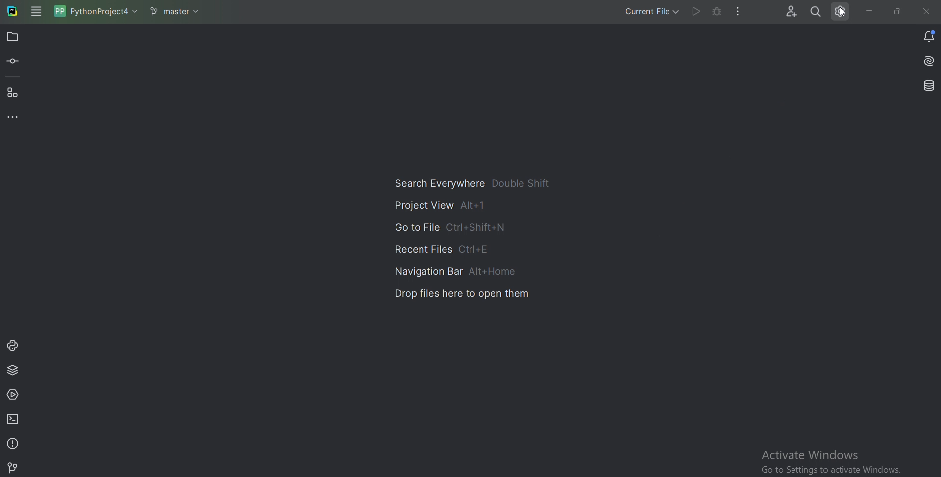 The width and height of the screenshot is (941, 477). Describe the element at coordinates (869, 10) in the screenshot. I see `minimize ` at that location.